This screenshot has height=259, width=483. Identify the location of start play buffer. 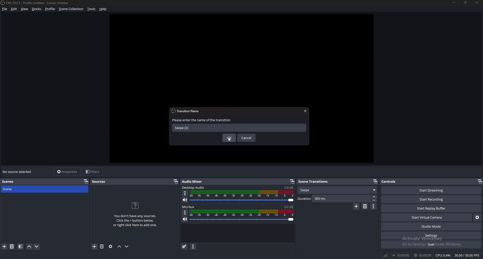
(431, 208).